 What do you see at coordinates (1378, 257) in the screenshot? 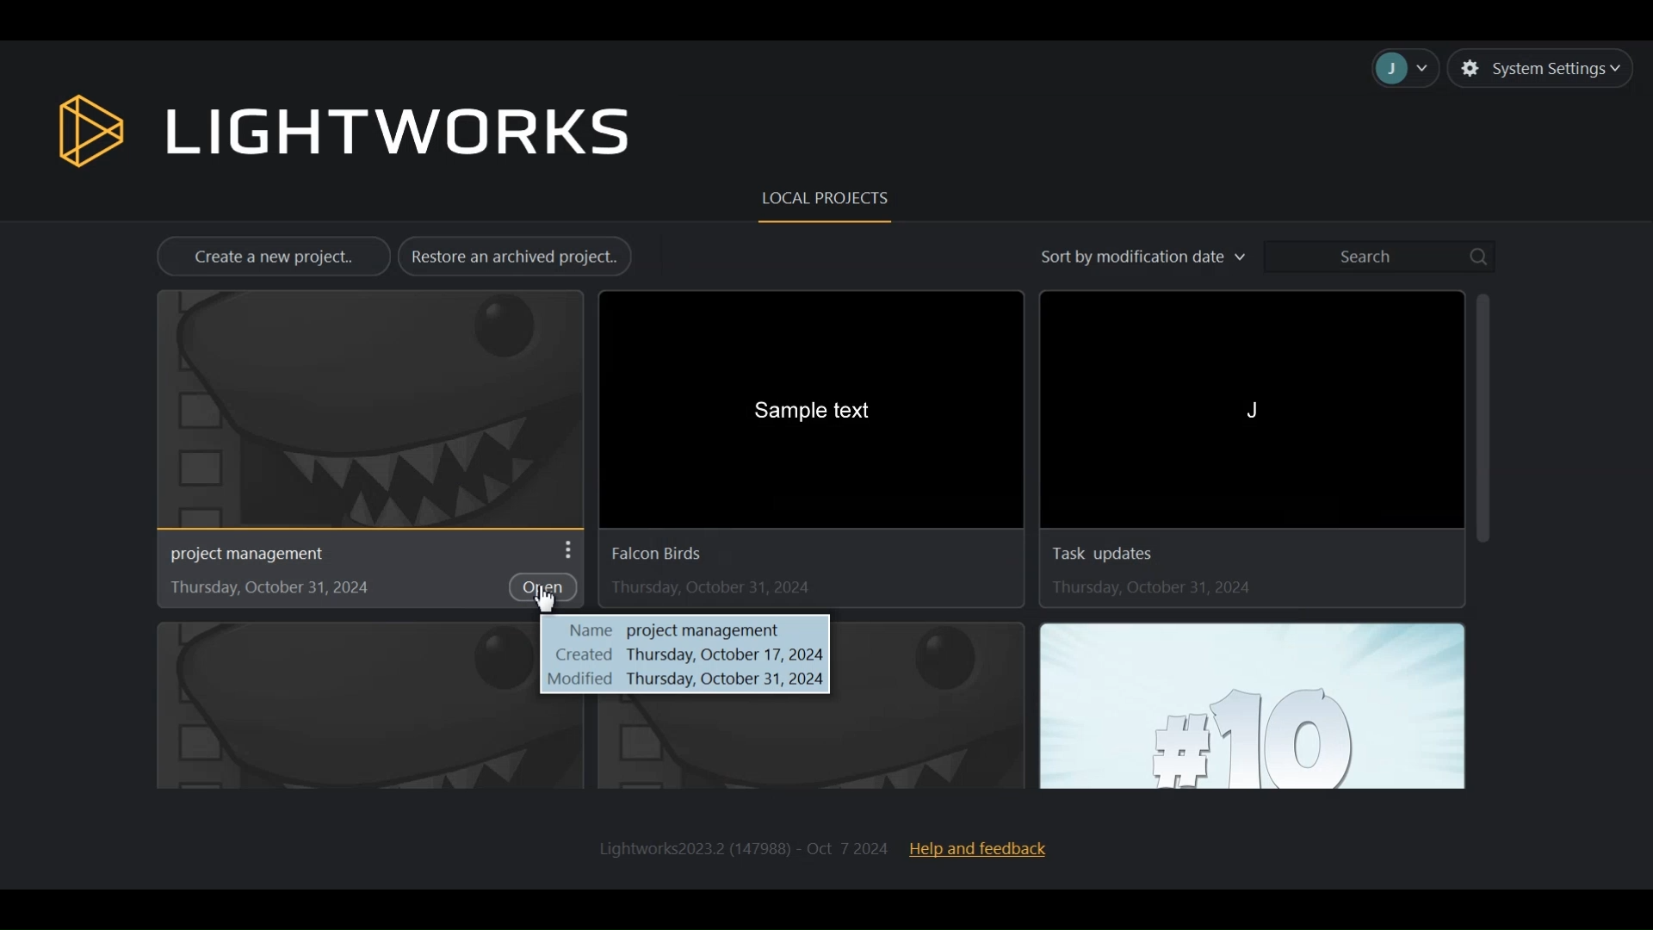
I see `Search` at bounding box center [1378, 257].